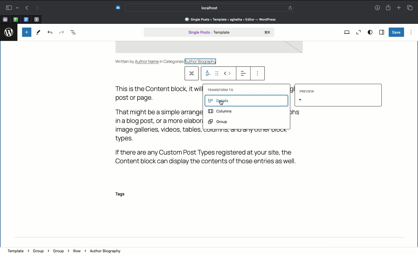  Describe the element at coordinates (370, 32) in the screenshot. I see `View options` at that location.